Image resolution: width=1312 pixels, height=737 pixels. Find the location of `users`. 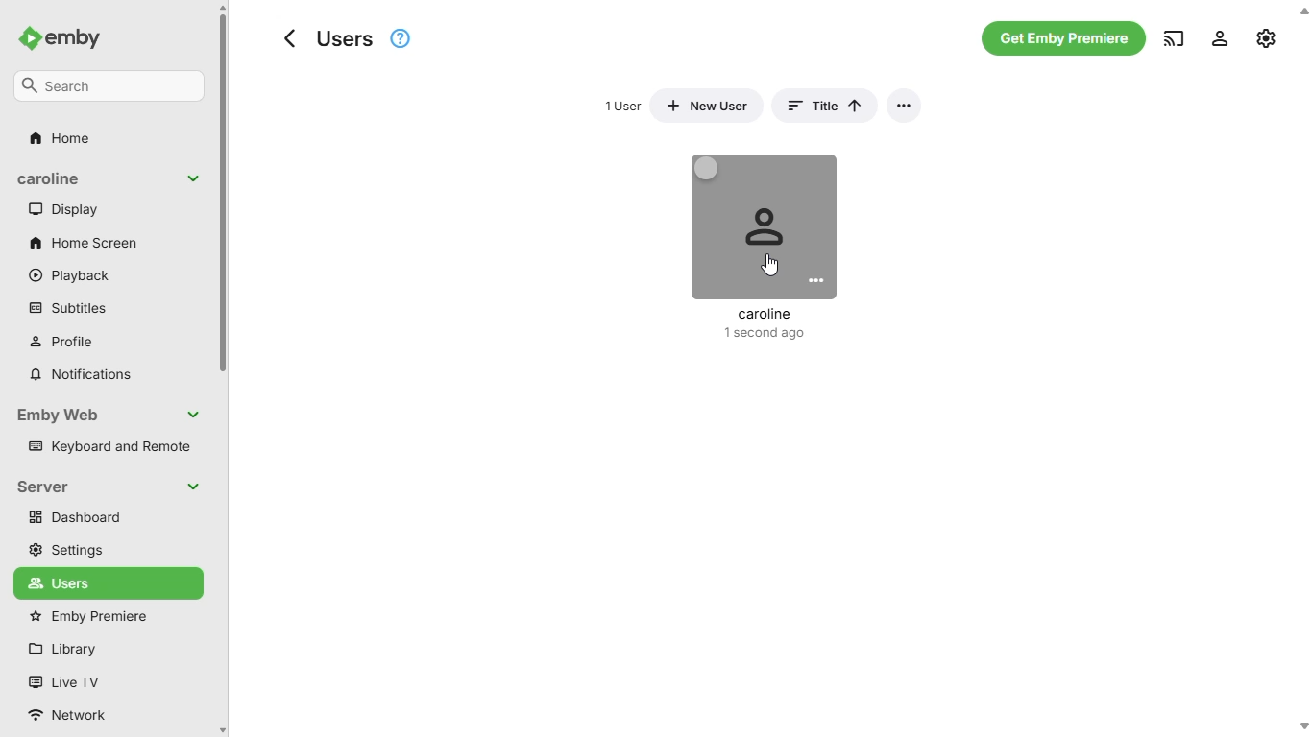

users is located at coordinates (328, 39).